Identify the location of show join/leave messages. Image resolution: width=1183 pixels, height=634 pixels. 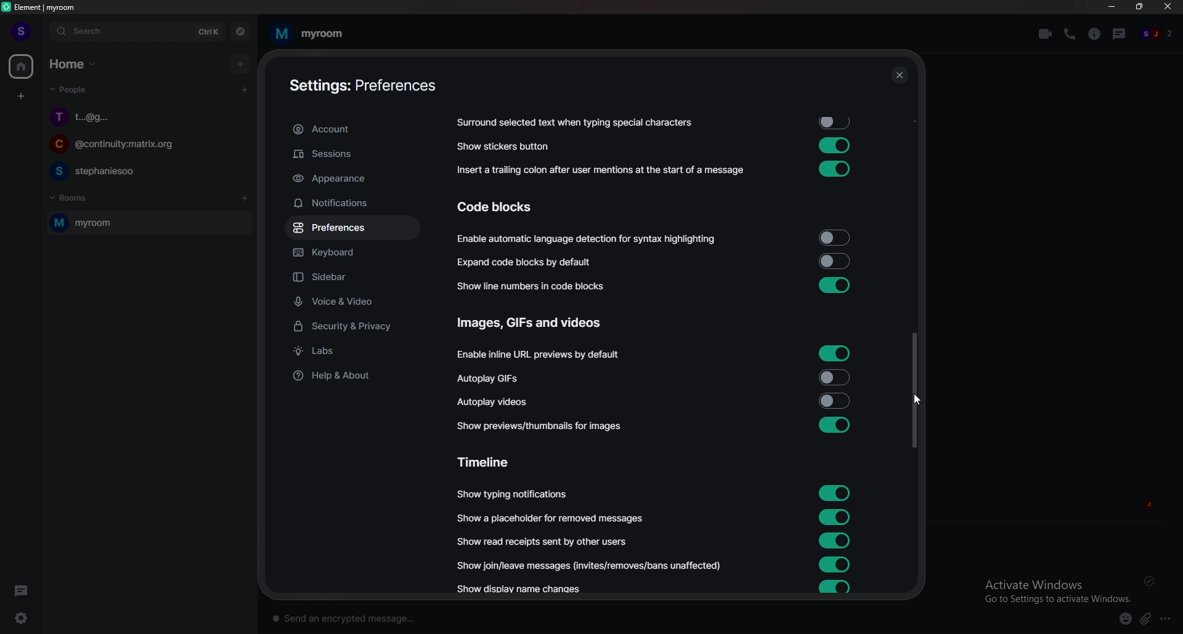
(592, 564).